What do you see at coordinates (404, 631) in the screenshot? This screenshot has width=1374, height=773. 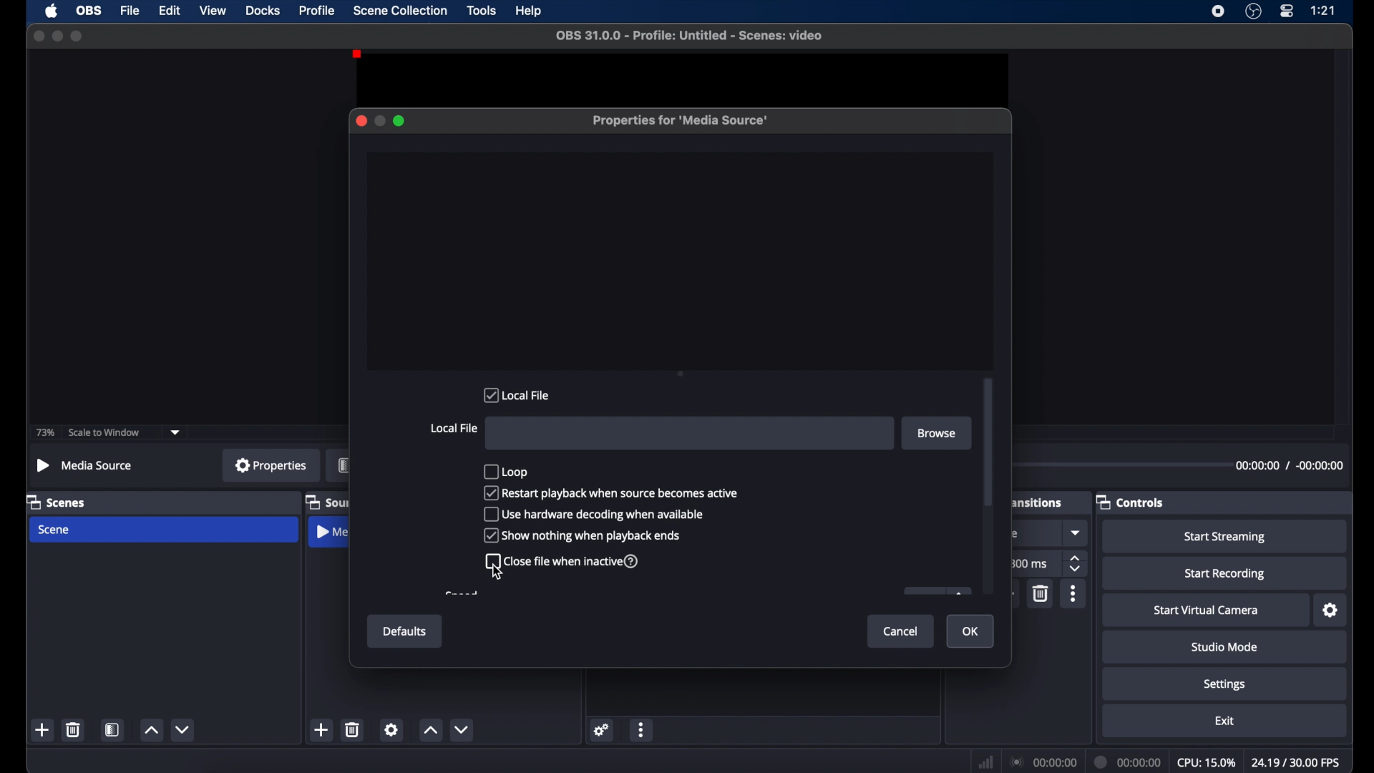 I see `defaults` at bounding box center [404, 631].